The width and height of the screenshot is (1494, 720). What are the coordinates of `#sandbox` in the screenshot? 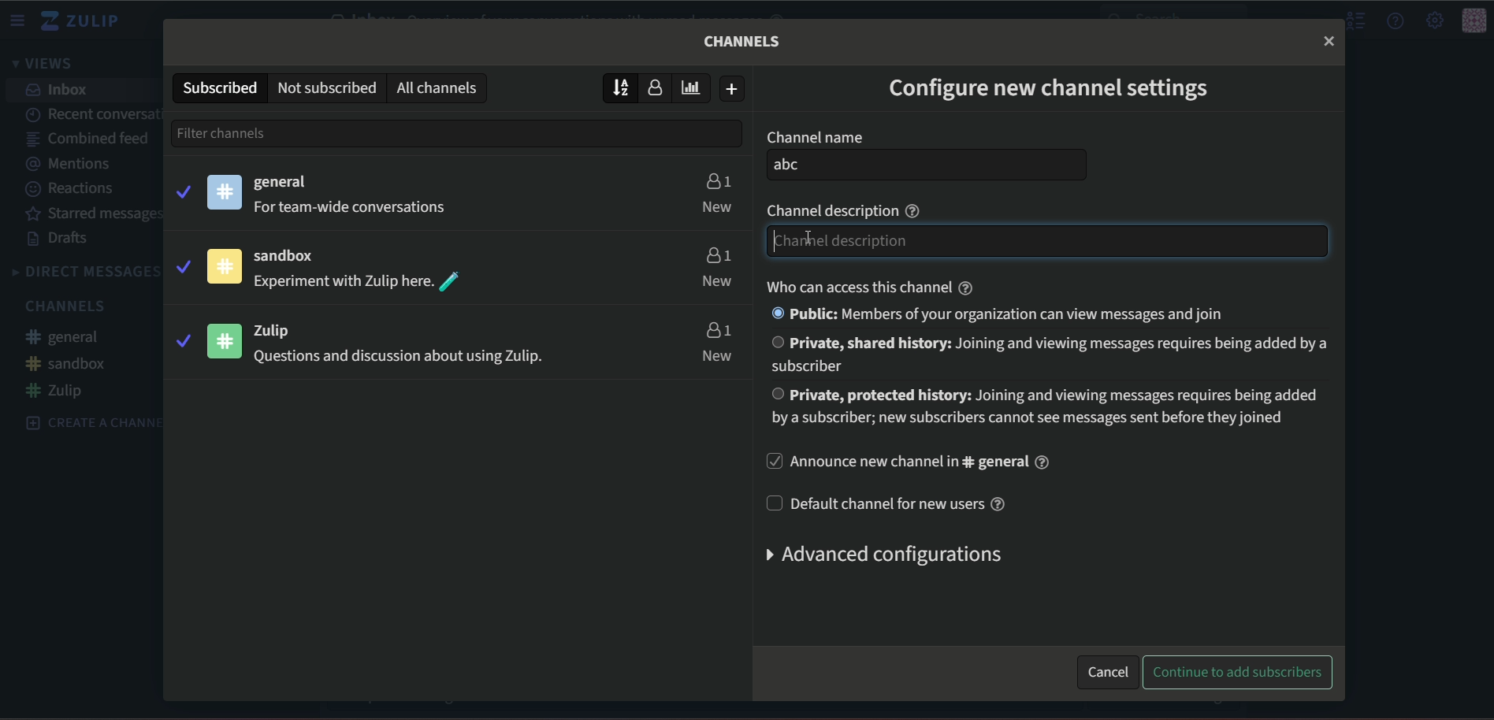 It's located at (67, 363).